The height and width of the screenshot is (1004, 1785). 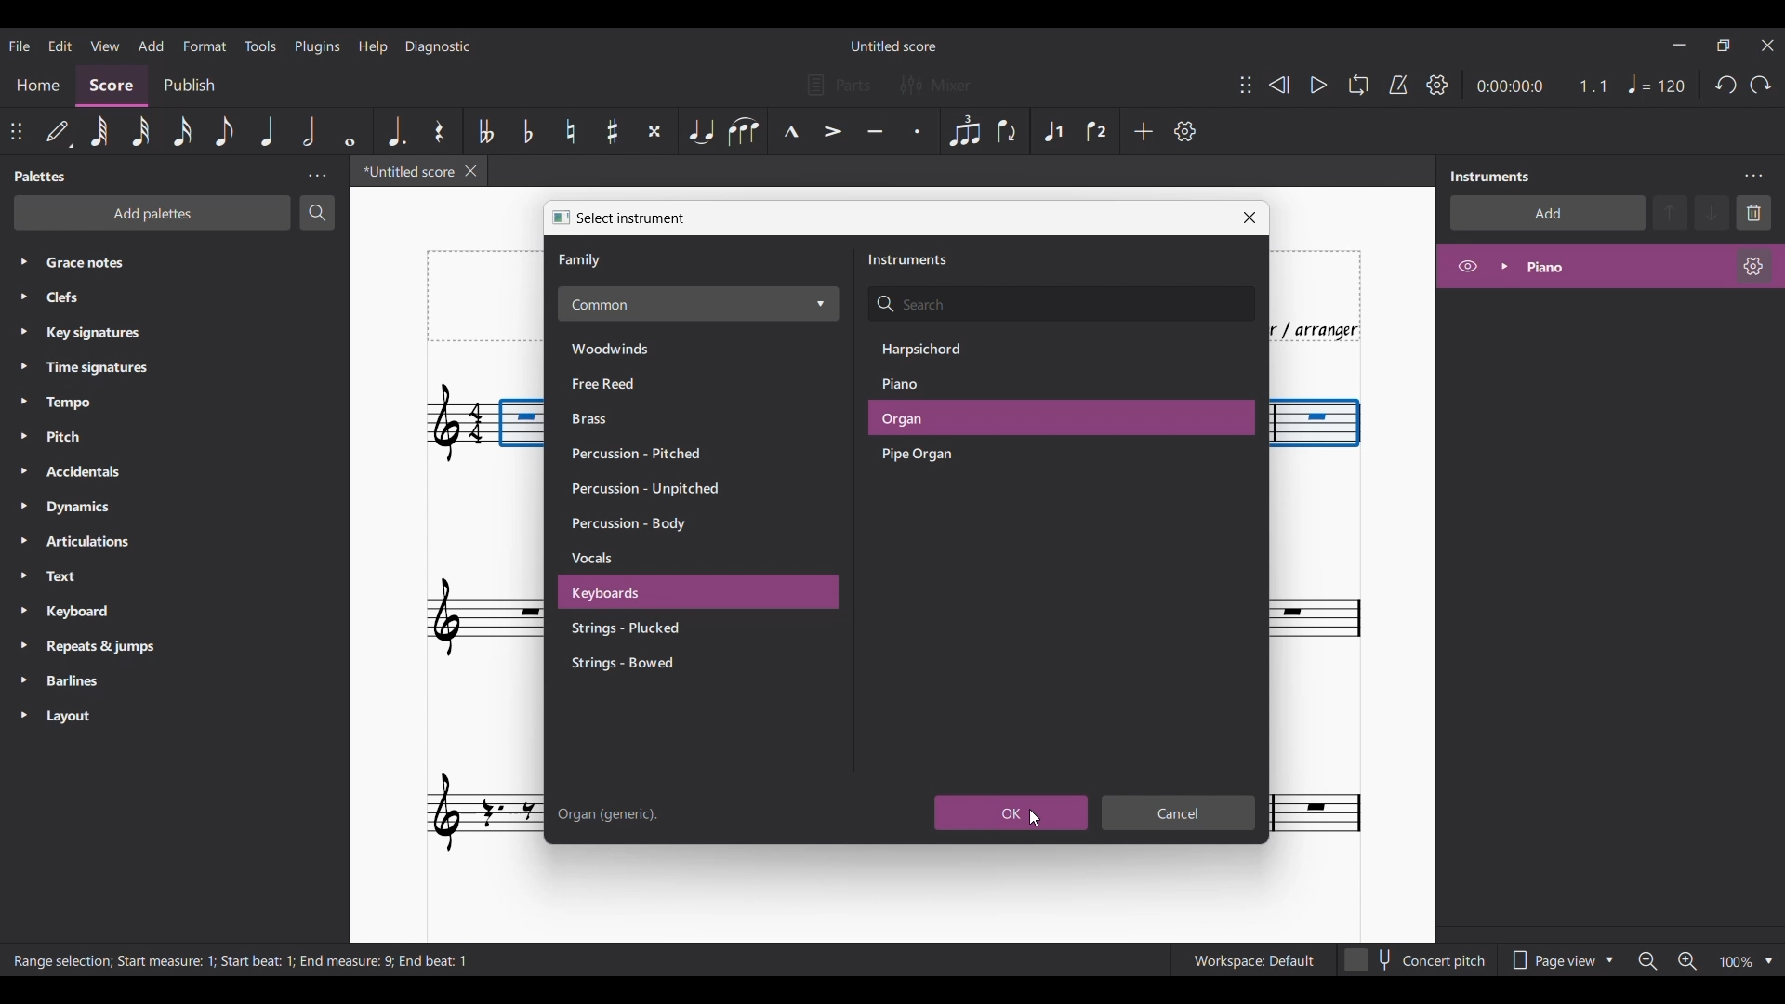 What do you see at coordinates (646, 524) in the screenshot?
I see `Percussion - Body` at bounding box center [646, 524].